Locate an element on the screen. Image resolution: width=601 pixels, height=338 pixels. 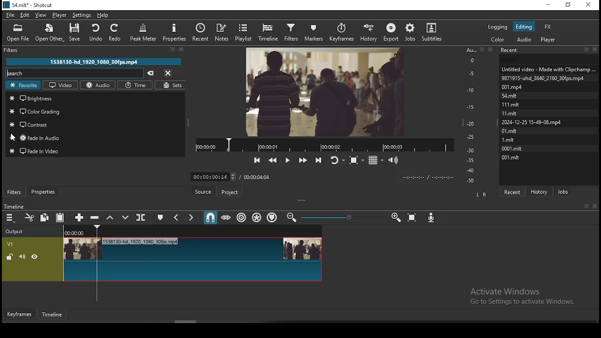
cursor is located at coordinates (14, 138).